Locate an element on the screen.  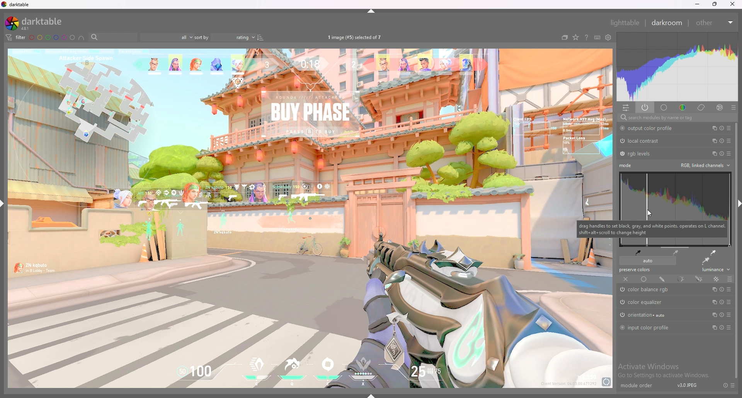
correct is located at coordinates (701, 108).